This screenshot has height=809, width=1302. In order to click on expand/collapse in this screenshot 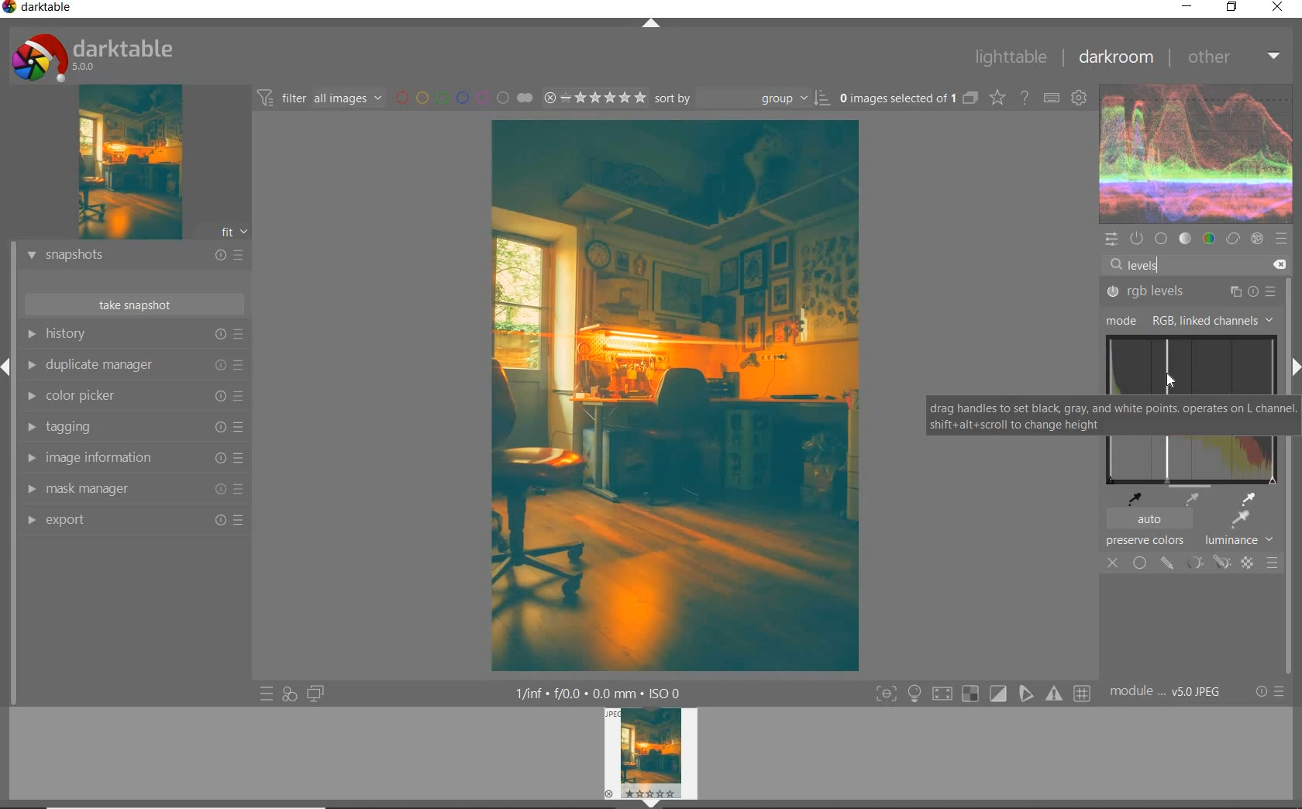, I will do `click(650, 24)`.